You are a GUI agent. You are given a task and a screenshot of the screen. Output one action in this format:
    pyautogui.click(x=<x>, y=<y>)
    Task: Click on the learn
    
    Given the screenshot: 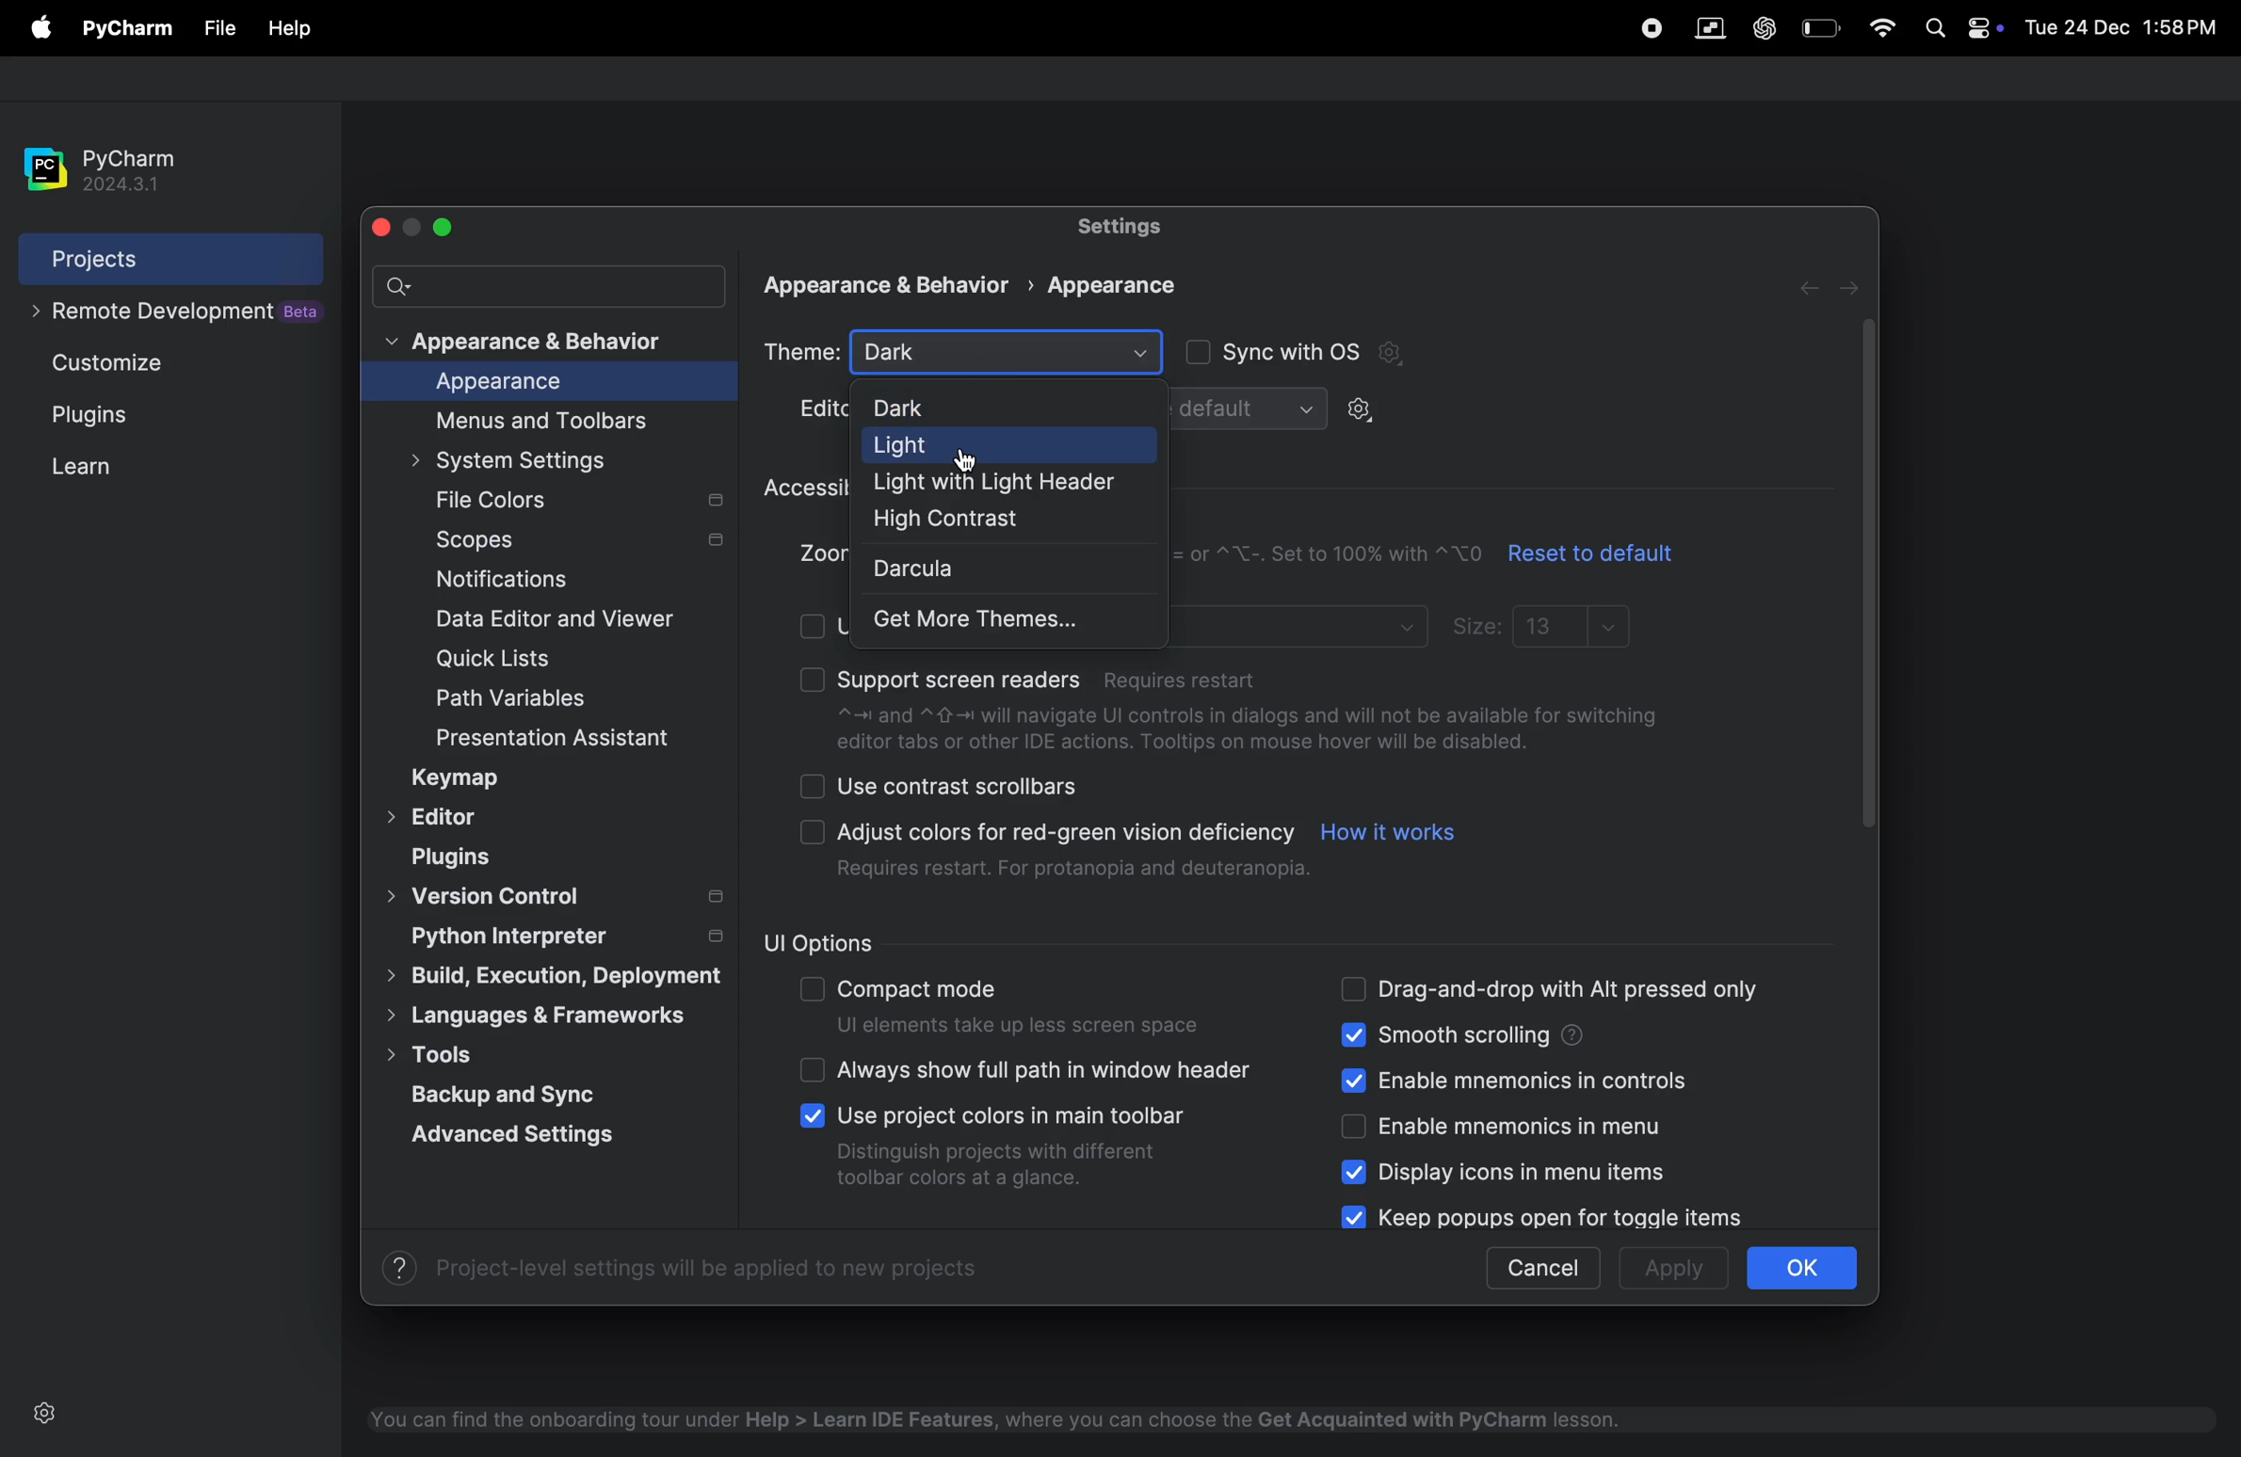 What is the action you would take?
    pyautogui.click(x=82, y=467)
    